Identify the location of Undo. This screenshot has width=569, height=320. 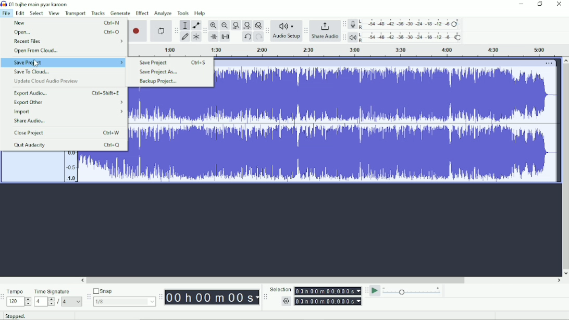
(248, 37).